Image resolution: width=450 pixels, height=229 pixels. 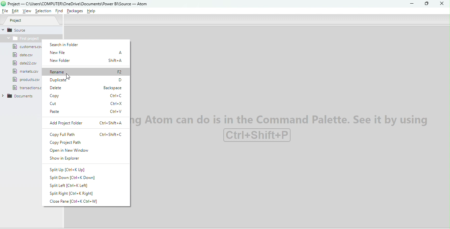 What do you see at coordinates (93, 12) in the screenshot?
I see `Help` at bounding box center [93, 12].